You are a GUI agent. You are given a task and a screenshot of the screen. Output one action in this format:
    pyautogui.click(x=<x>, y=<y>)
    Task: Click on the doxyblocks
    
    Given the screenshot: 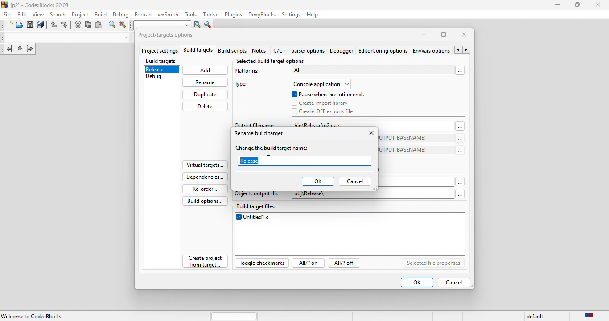 What is the action you would take?
    pyautogui.click(x=260, y=15)
    